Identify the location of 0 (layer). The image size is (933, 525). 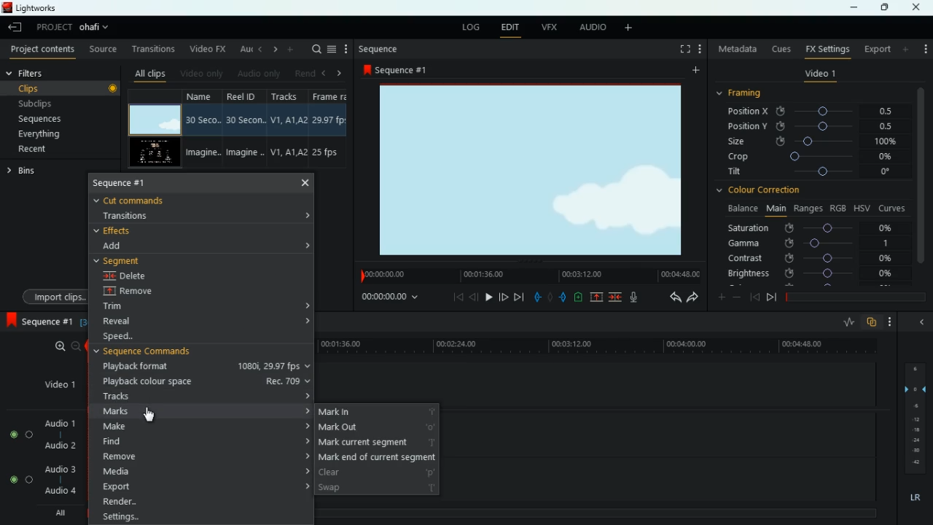
(913, 387).